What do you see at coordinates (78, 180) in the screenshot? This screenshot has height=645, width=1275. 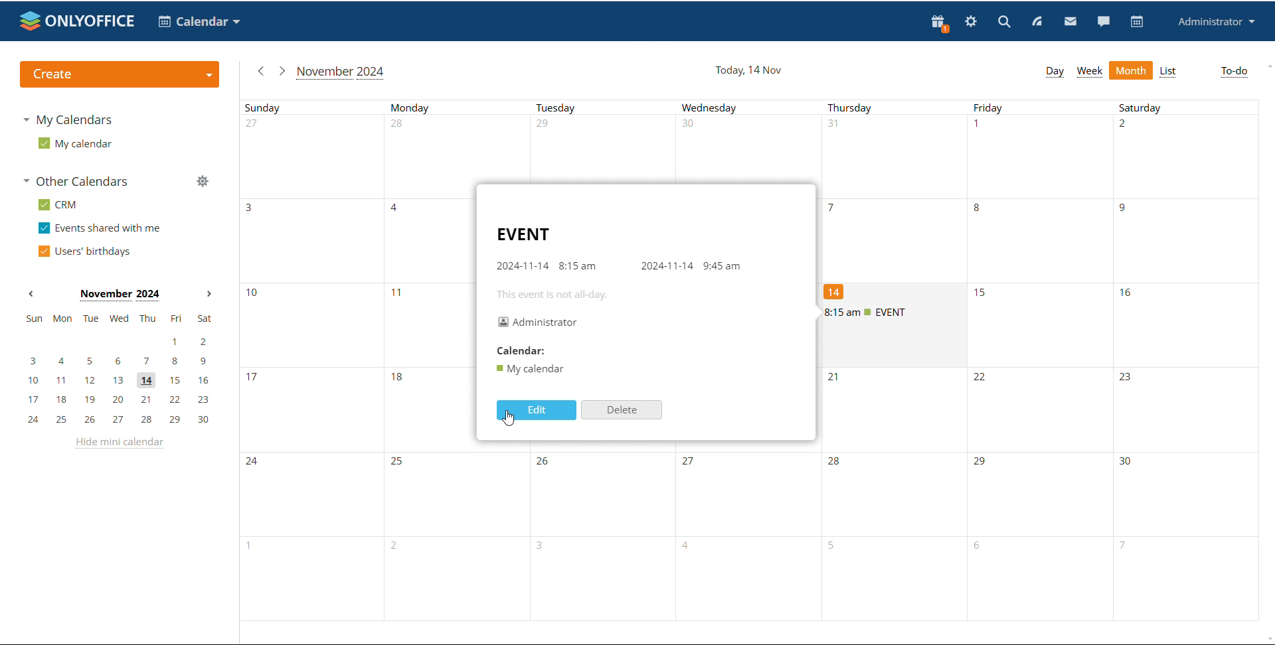 I see `other calendars` at bounding box center [78, 180].